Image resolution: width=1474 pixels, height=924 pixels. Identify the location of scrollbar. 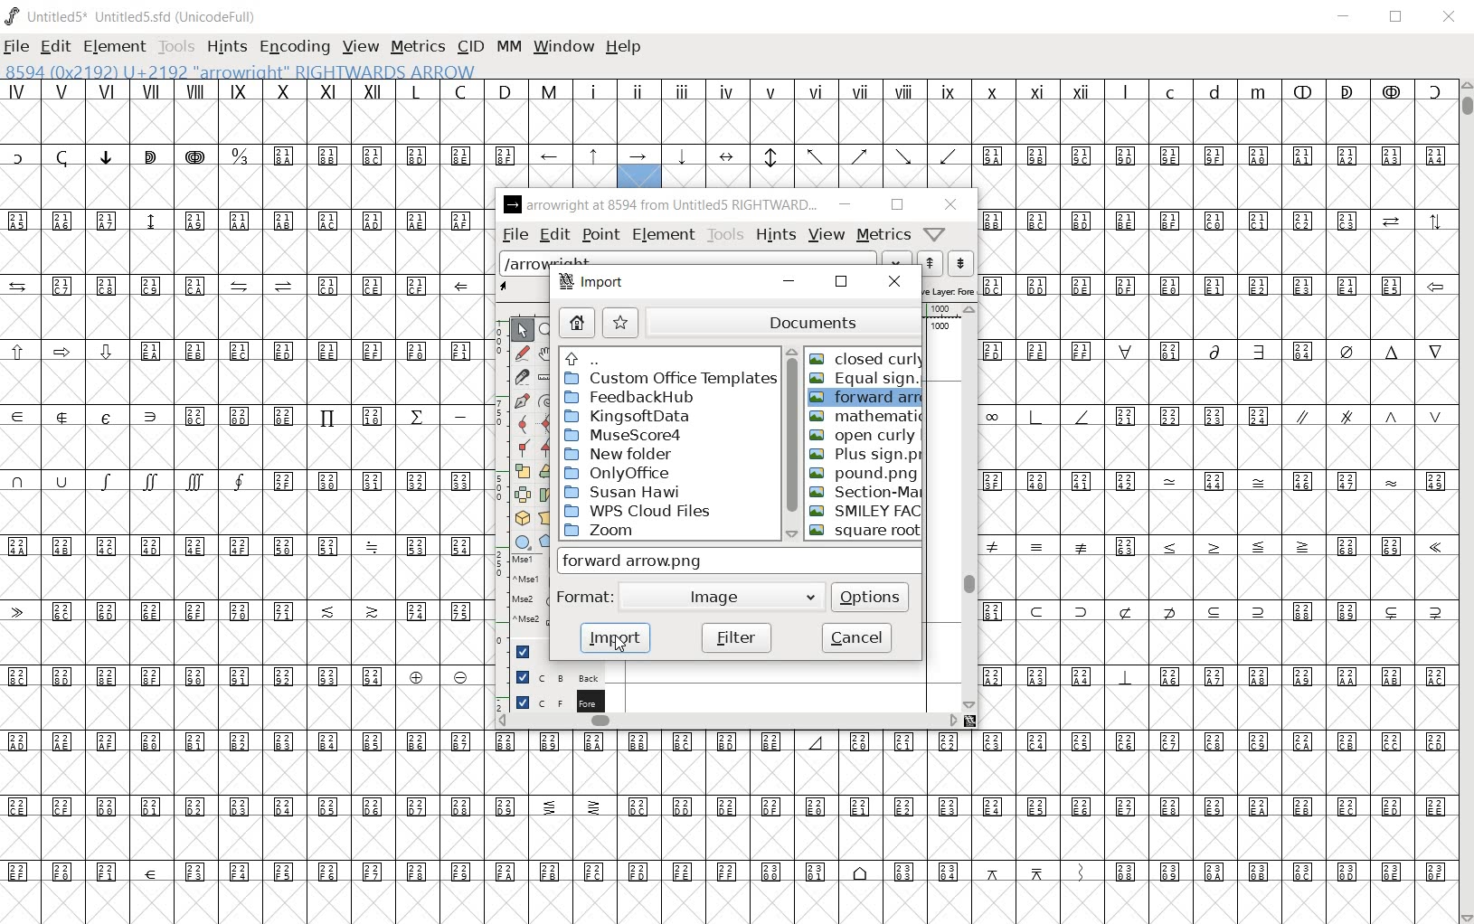
(789, 444).